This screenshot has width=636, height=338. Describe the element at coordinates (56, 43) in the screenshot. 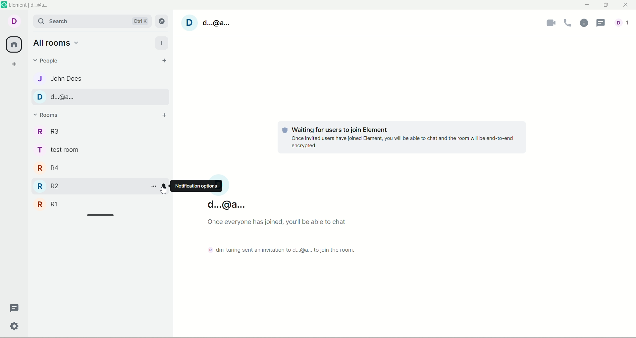

I see `all rooms` at that location.